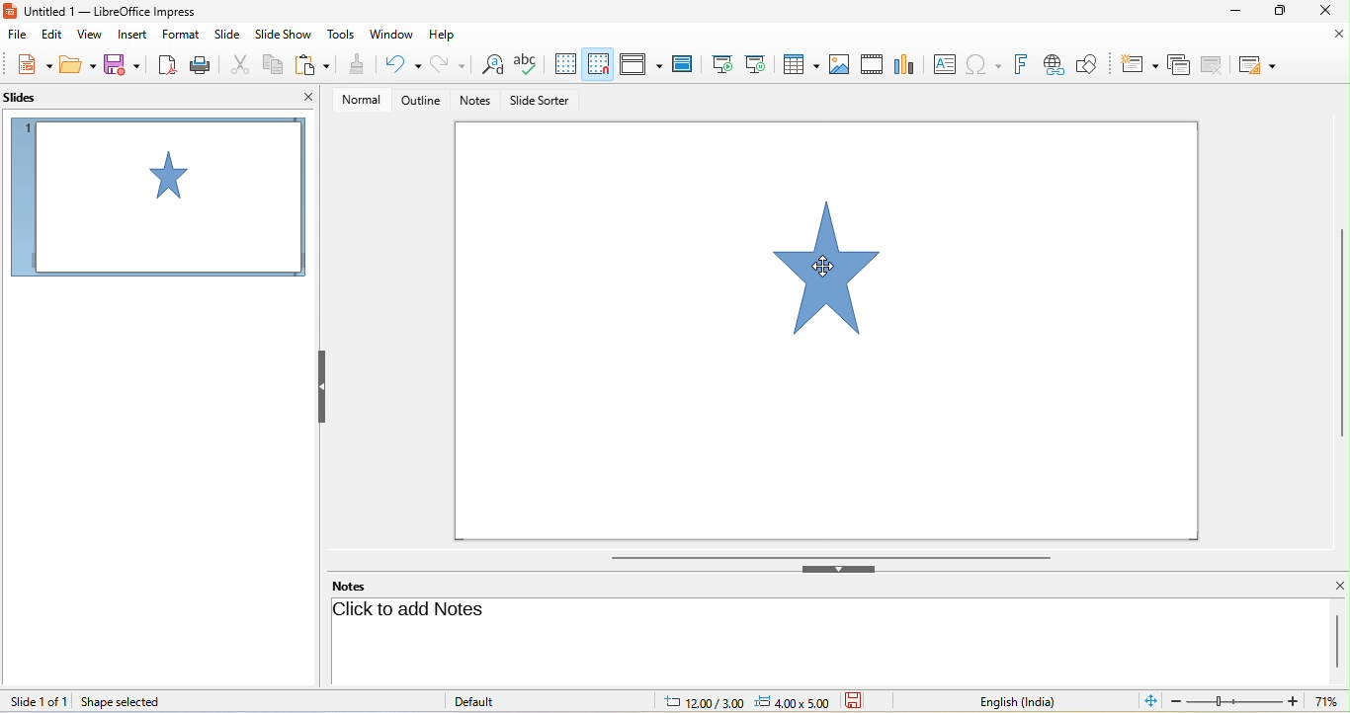 This screenshot has width=1350, height=713. I want to click on slide sorter, so click(548, 102).